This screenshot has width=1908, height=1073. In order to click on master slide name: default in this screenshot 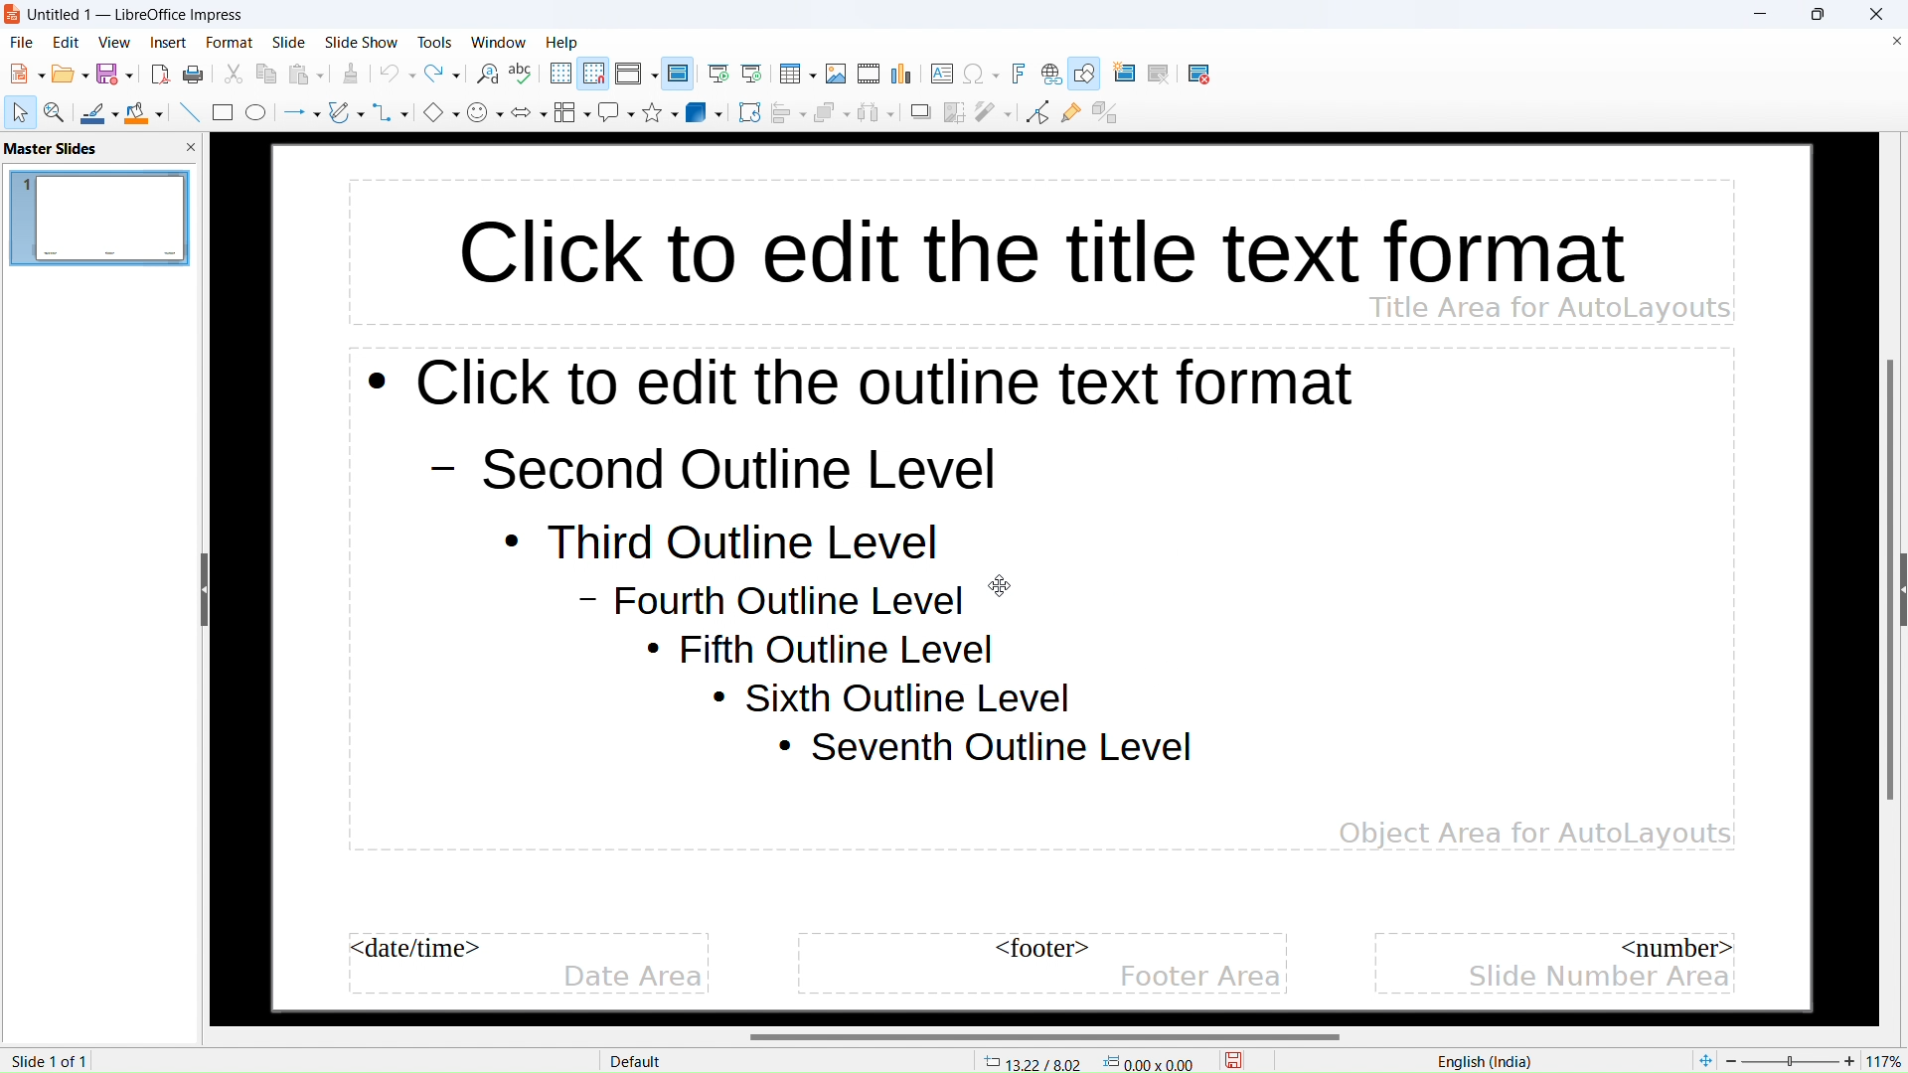, I will do `click(97, 218)`.